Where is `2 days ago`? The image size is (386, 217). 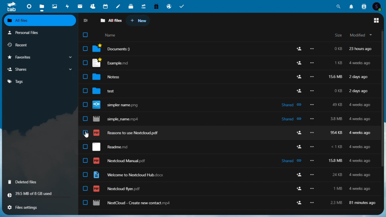
2 days ago is located at coordinates (359, 92).